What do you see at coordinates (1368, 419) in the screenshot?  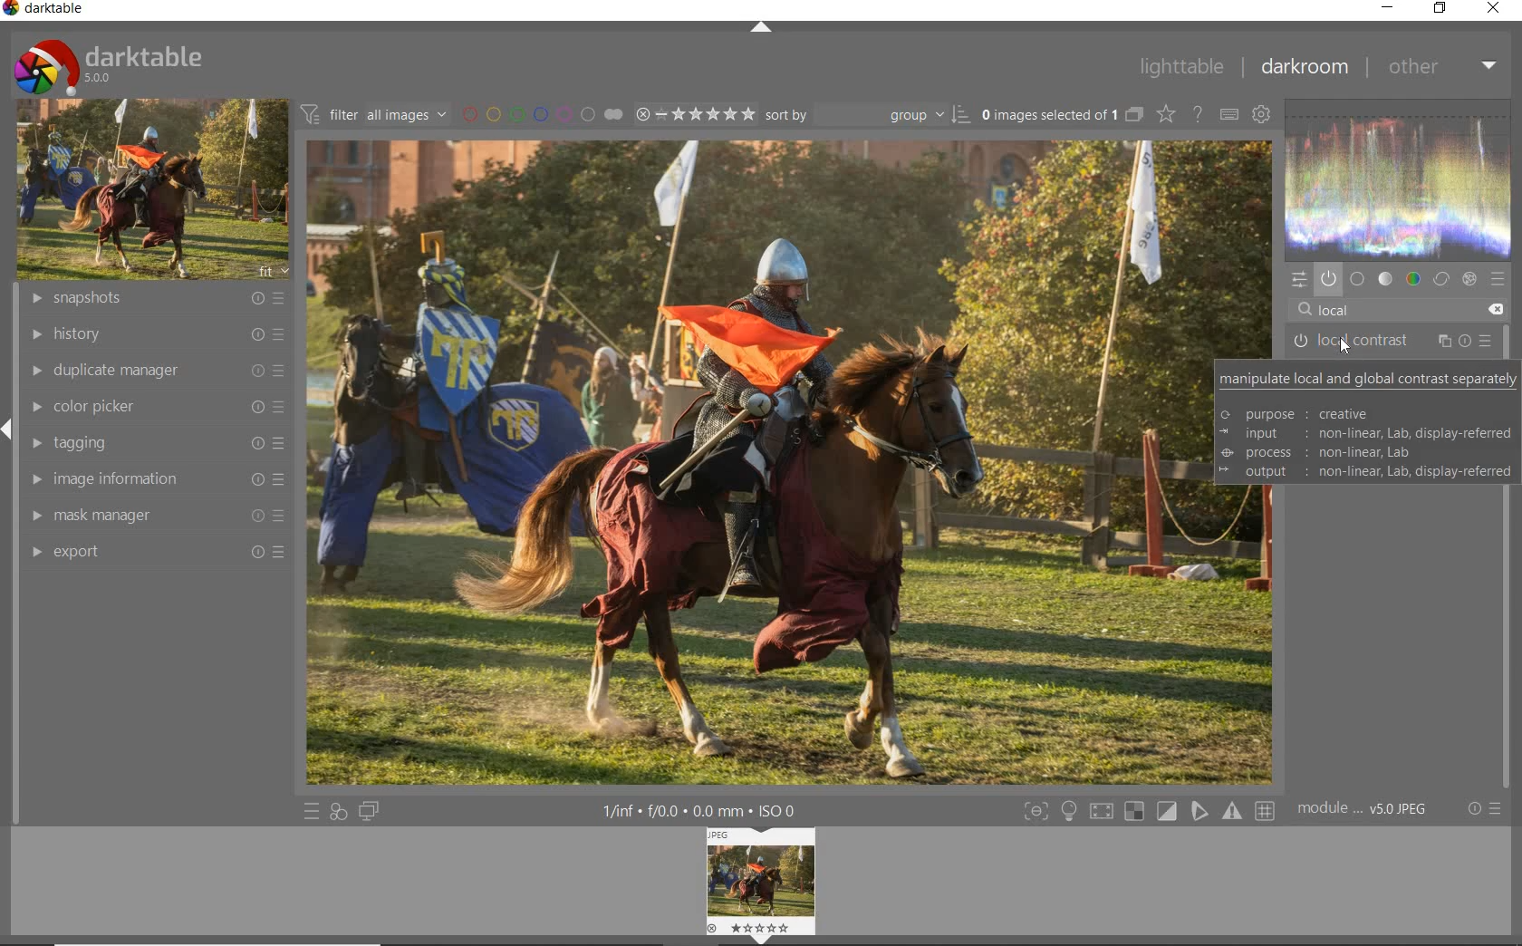 I see `| manipulate local and global contrast separatel
| © purpose : creative

+ input non-linear, Lab, display-referrec
| @ process : non-linear, Lab

|» output : non-linear, Lab, display-referrec` at bounding box center [1368, 419].